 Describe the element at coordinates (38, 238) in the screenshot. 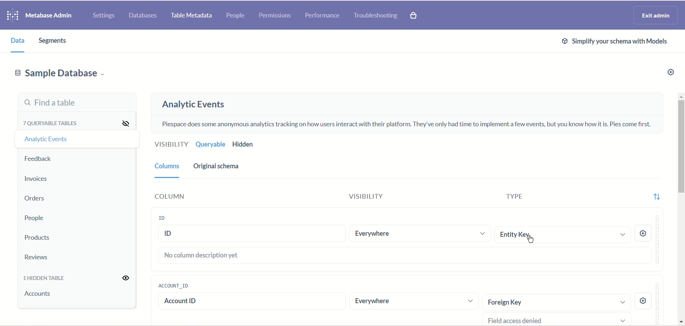

I see `products` at that location.